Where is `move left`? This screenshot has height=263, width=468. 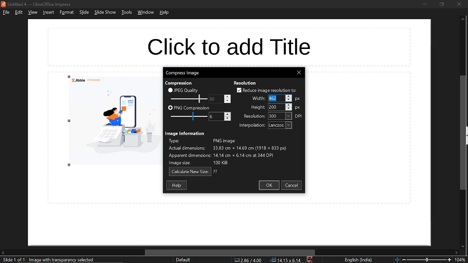
move left is located at coordinates (3, 252).